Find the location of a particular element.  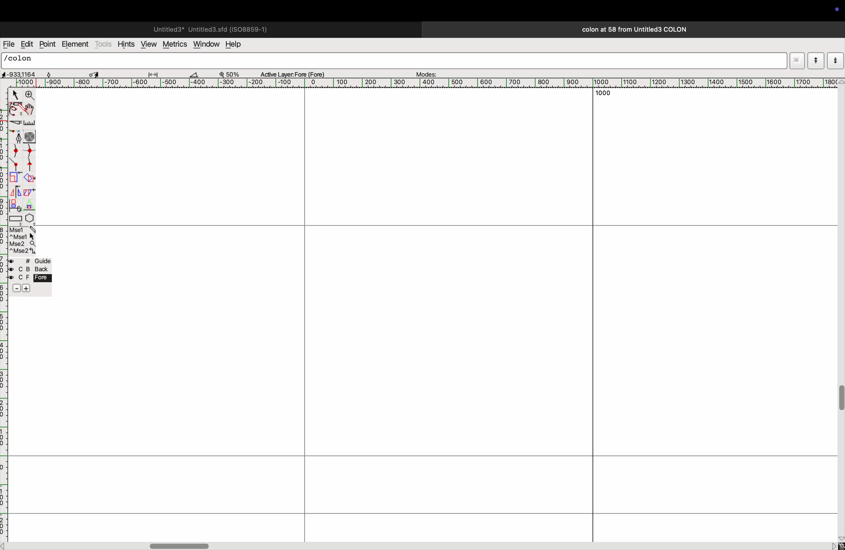

colon title is located at coordinates (631, 29).